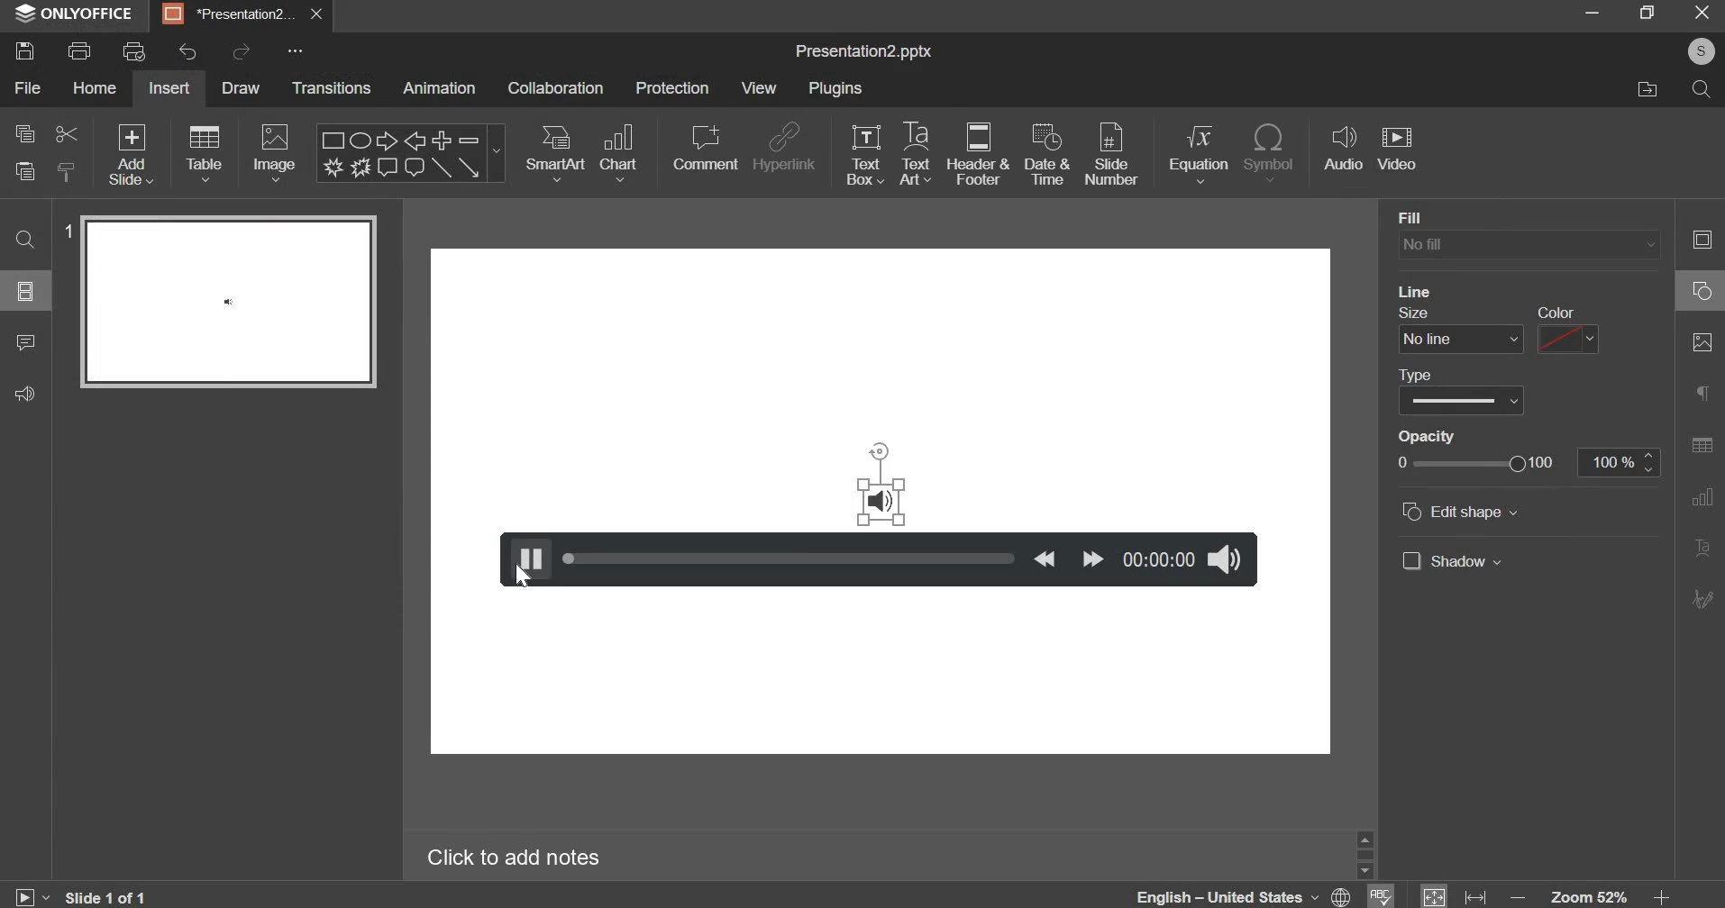 This screenshot has height=908, width=1725. What do you see at coordinates (23, 174) in the screenshot?
I see `paste` at bounding box center [23, 174].